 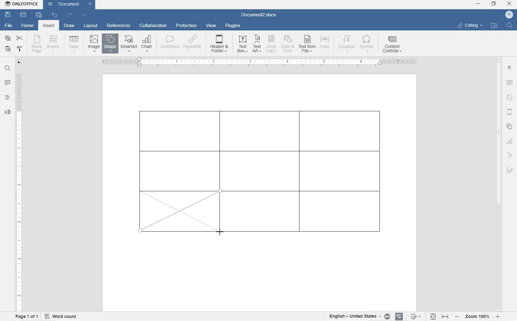 I want to click on COMMENT, so click(x=170, y=44).